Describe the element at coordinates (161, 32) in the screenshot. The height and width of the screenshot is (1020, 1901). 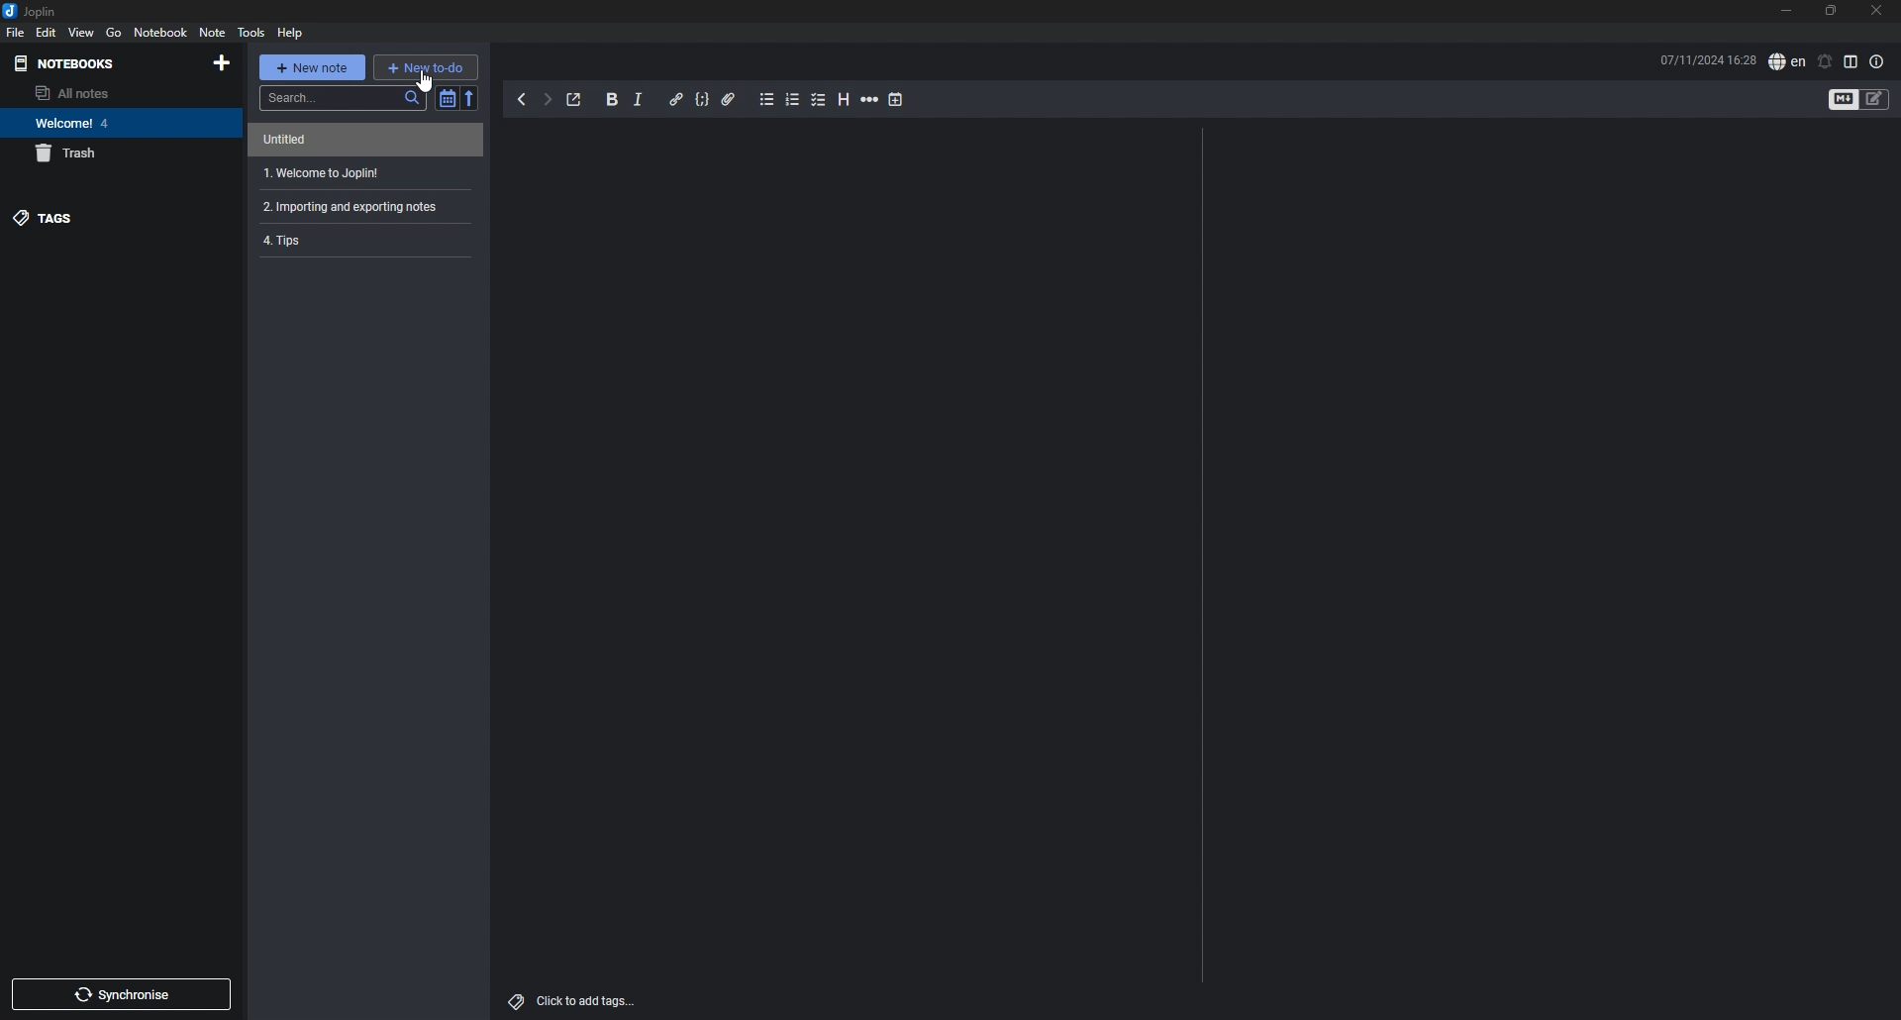
I see `notebook` at that location.